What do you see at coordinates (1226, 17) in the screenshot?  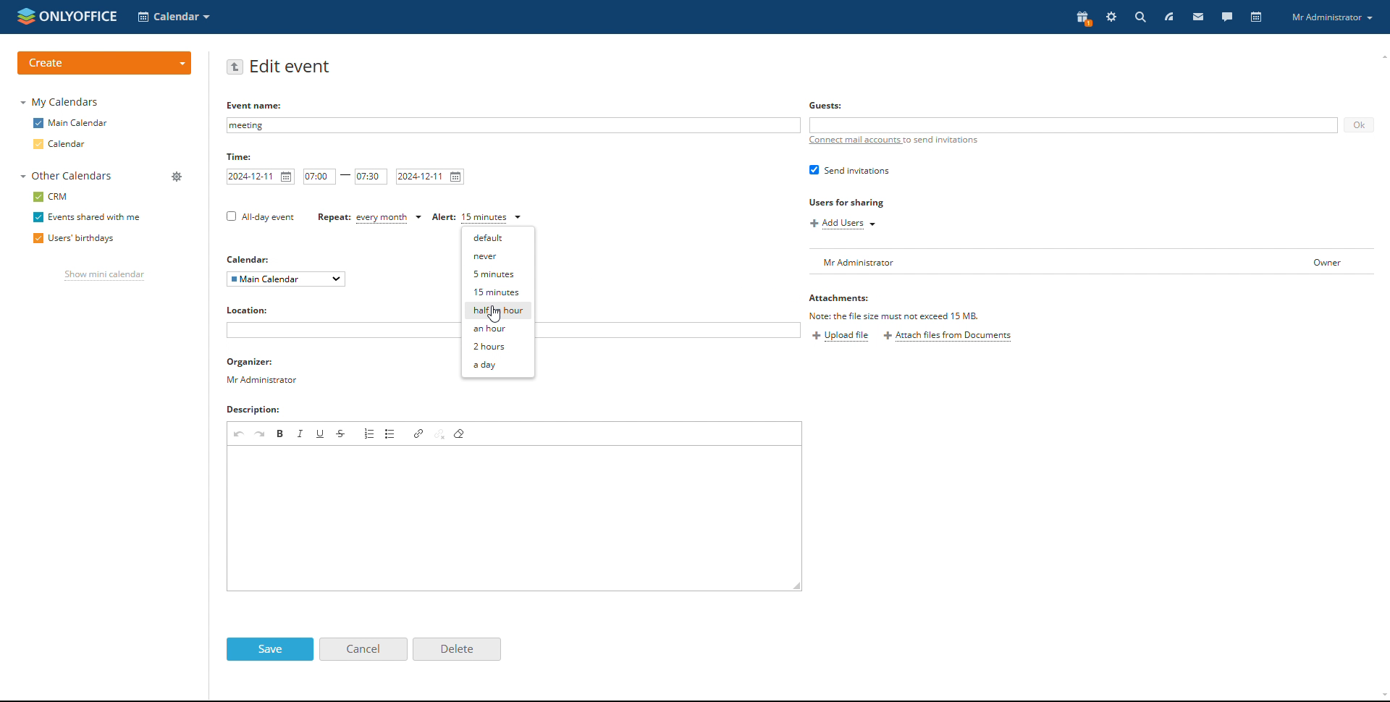 I see `talk` at bounding box center [1226, 17].